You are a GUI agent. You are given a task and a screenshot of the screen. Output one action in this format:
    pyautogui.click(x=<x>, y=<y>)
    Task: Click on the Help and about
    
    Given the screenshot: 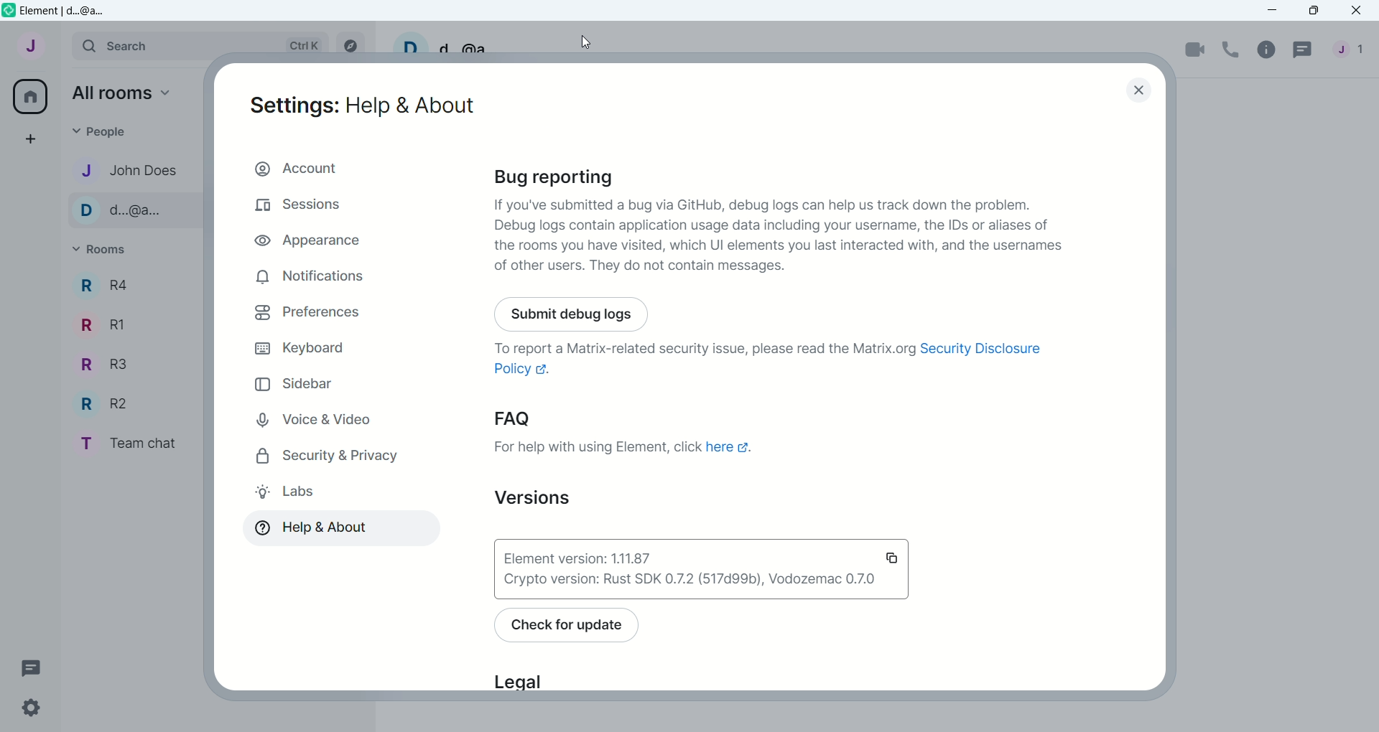 What is the action you would take?
    pyautogui.click(x=315, y=527)
    